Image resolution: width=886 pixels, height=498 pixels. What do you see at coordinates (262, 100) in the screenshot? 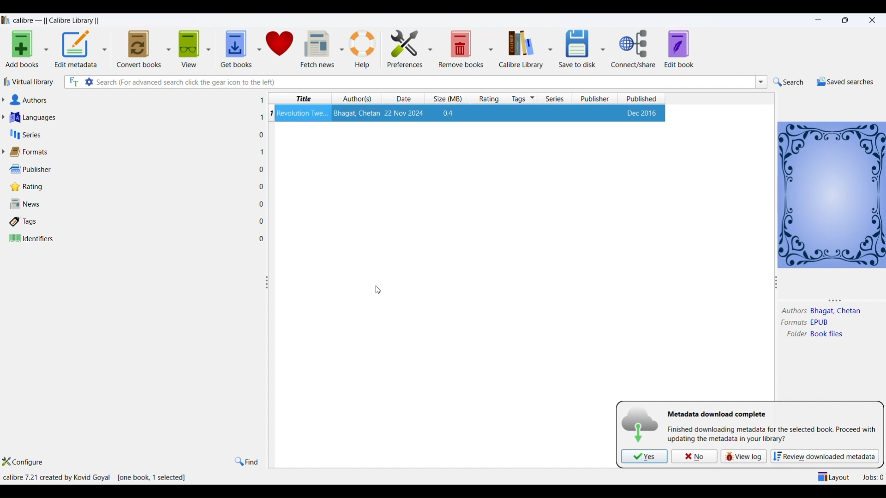
I see `1` at bounding box center [262, 100].